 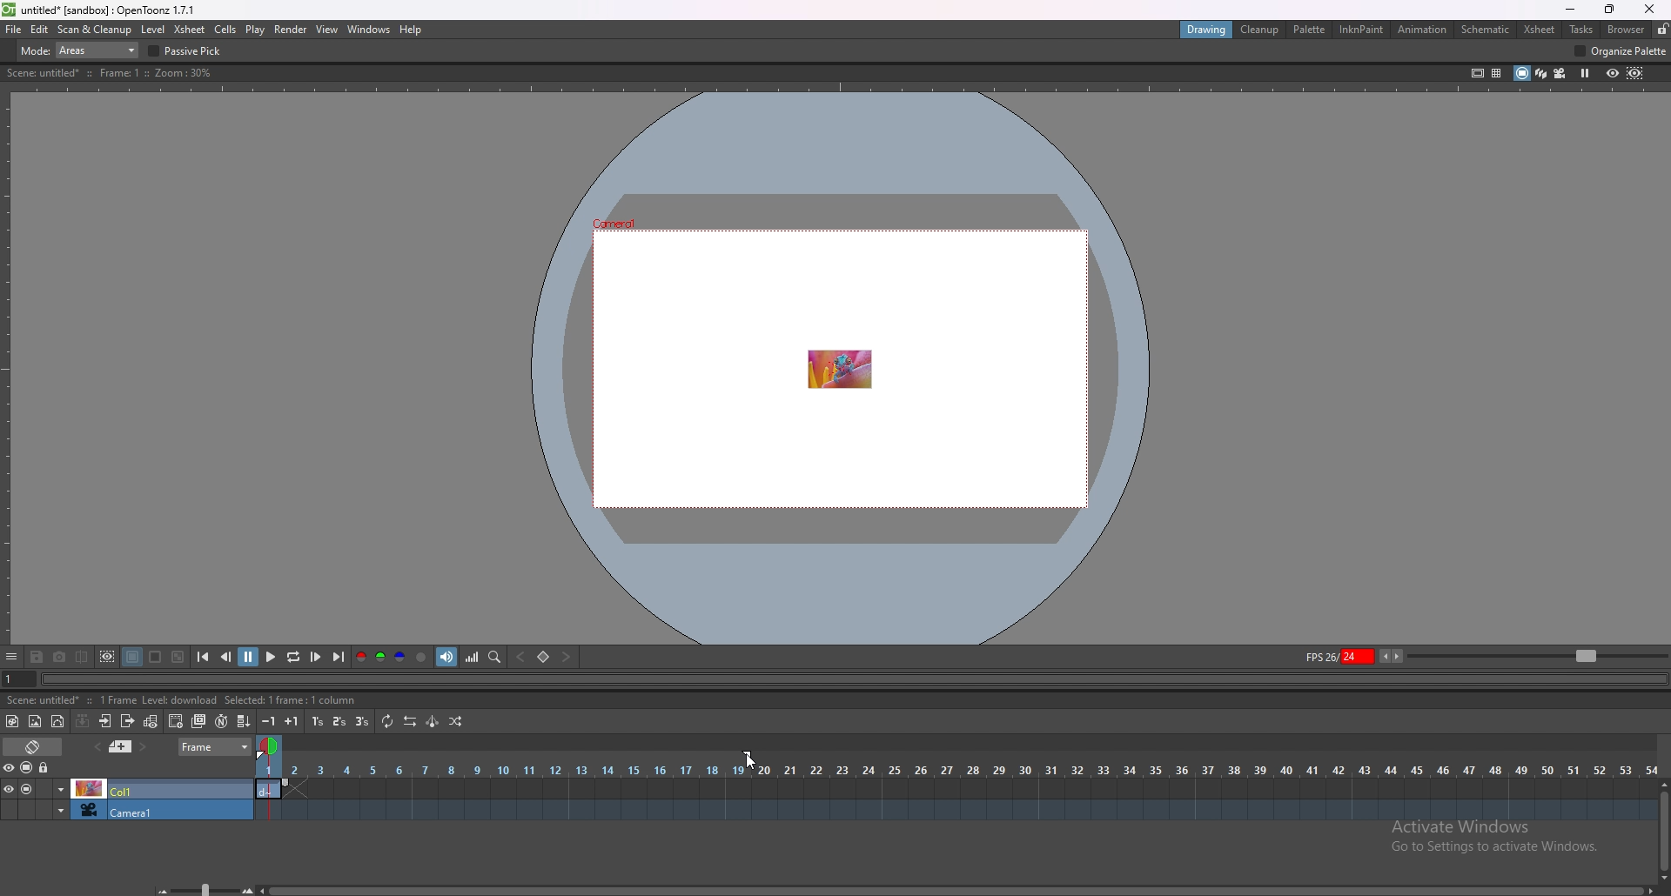 What do you see at coordinates (565, 656) in the screenshot?
I see `next key` at bounding box center [565, 656].